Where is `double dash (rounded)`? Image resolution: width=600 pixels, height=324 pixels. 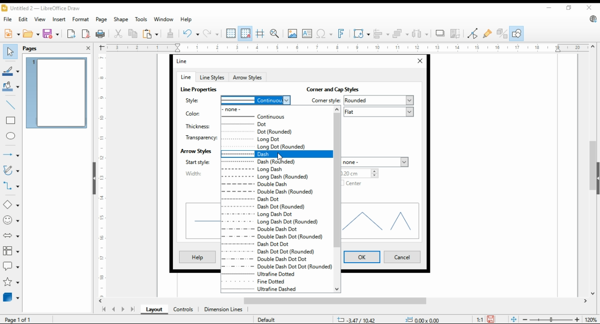
double dash (rounded) is located at coordinates (274, 193).